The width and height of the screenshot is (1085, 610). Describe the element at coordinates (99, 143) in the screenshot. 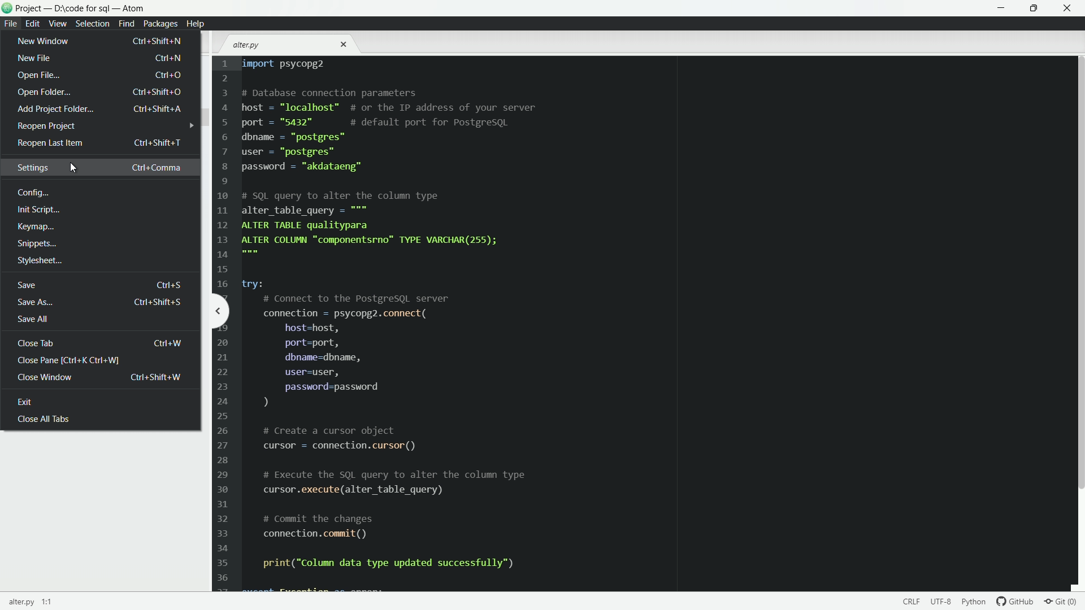

I see `reopen last item` at that location.